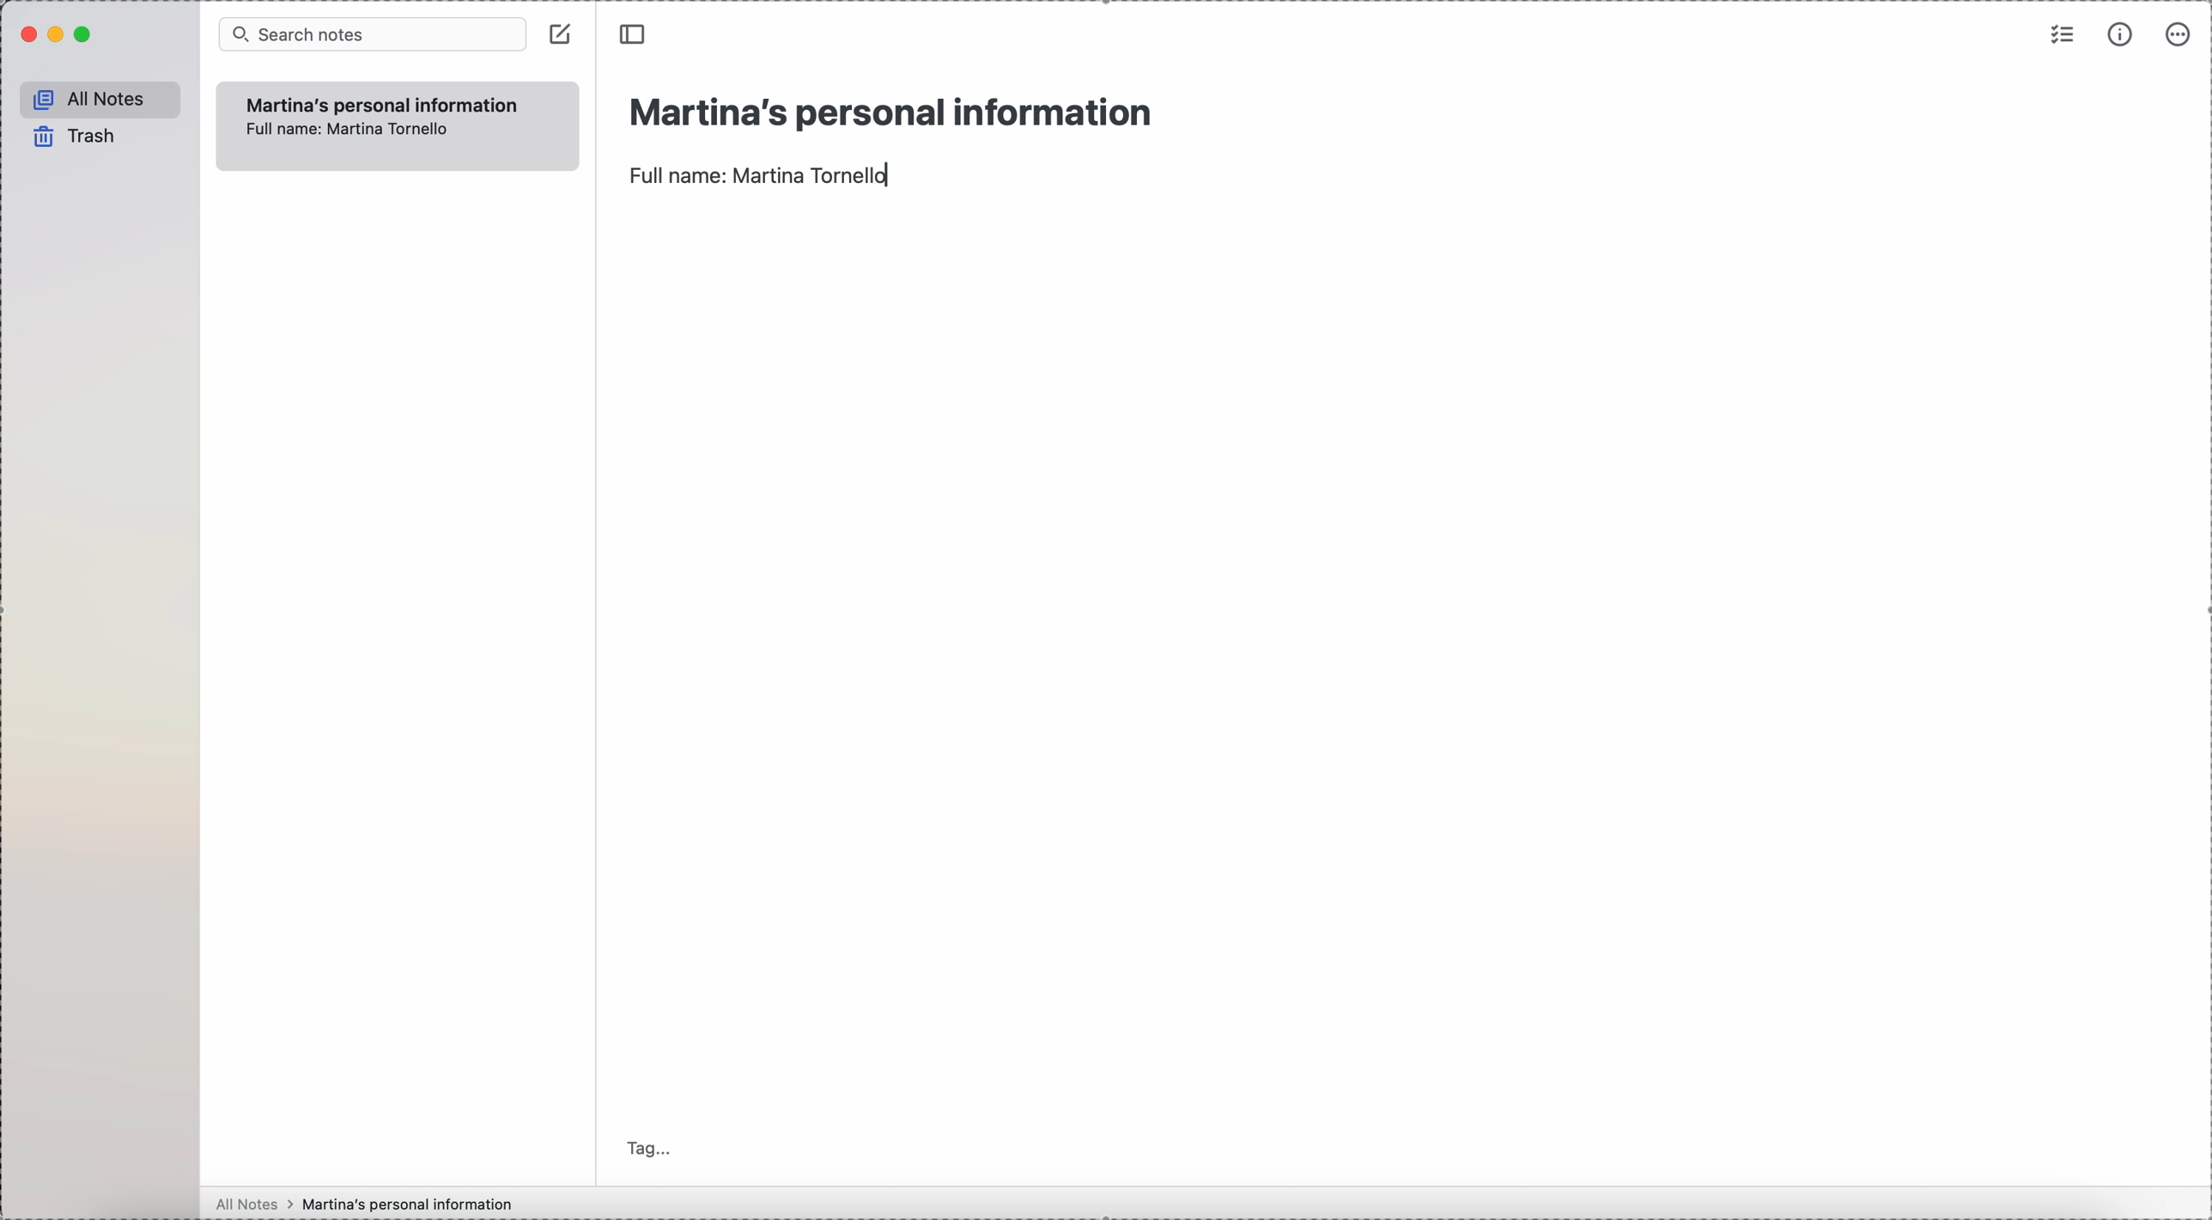  What do you see at coordinates (374, 34) in the screenshot?
I see `search bar` at bounding box center [374, 34].